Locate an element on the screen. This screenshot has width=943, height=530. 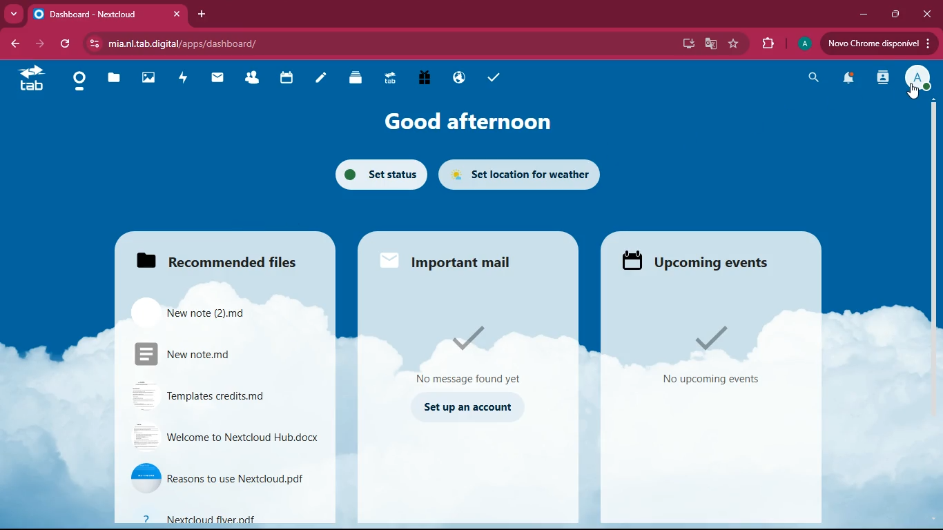
good afternoon  is located at coordinates (466, 119).